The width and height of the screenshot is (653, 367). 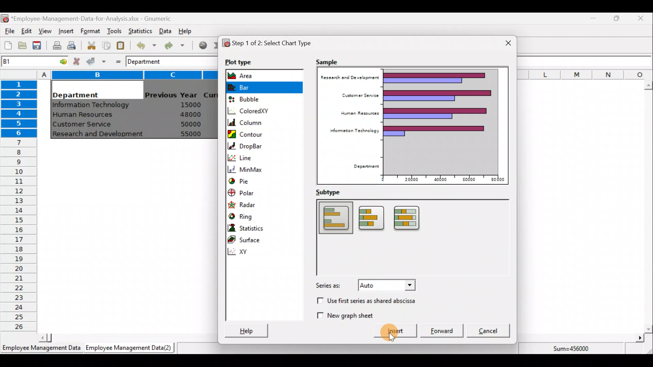 I want to click on Cell name B1, so click(x=22, y=61).